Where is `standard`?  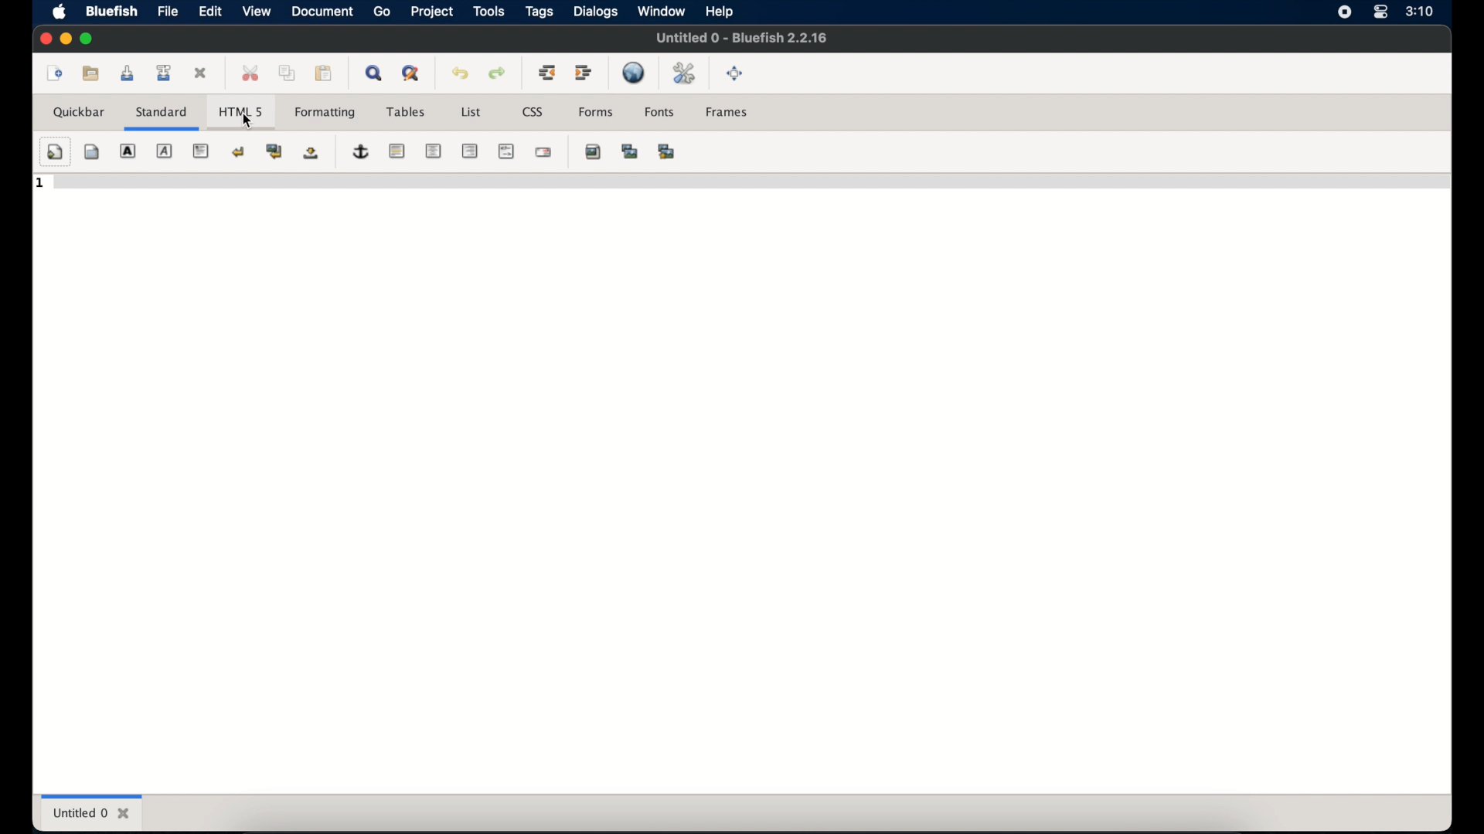
standard is located at coordinates (162, 118).